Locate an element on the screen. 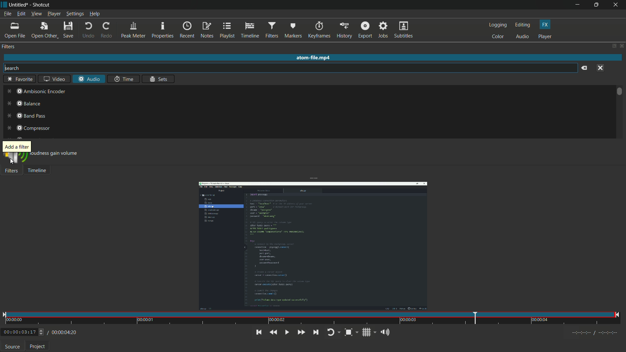  recent is located at coordinates (187, 30).